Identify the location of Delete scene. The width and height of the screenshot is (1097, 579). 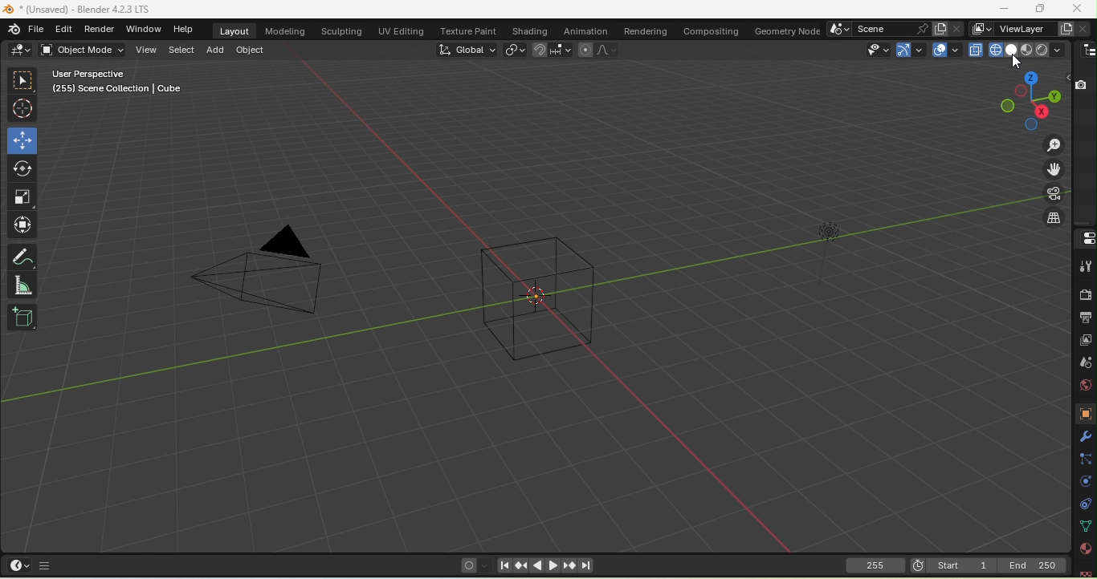
(957, 28).